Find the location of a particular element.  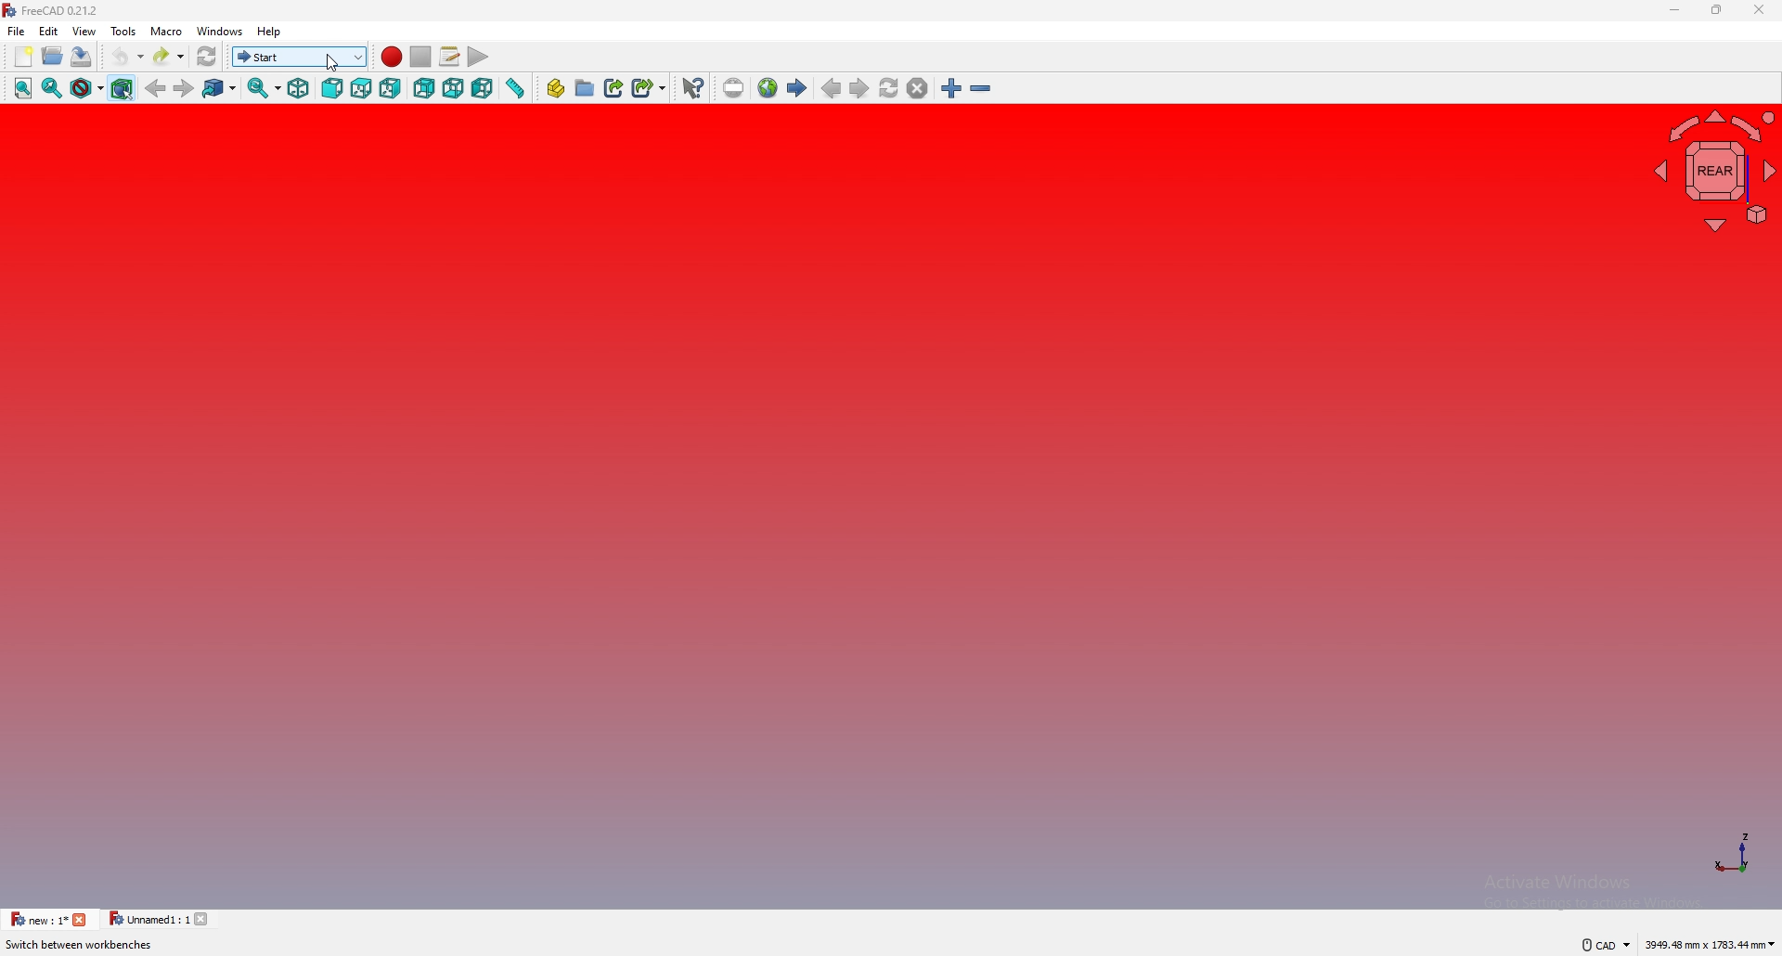

create group is located at coordinates (586, 86).